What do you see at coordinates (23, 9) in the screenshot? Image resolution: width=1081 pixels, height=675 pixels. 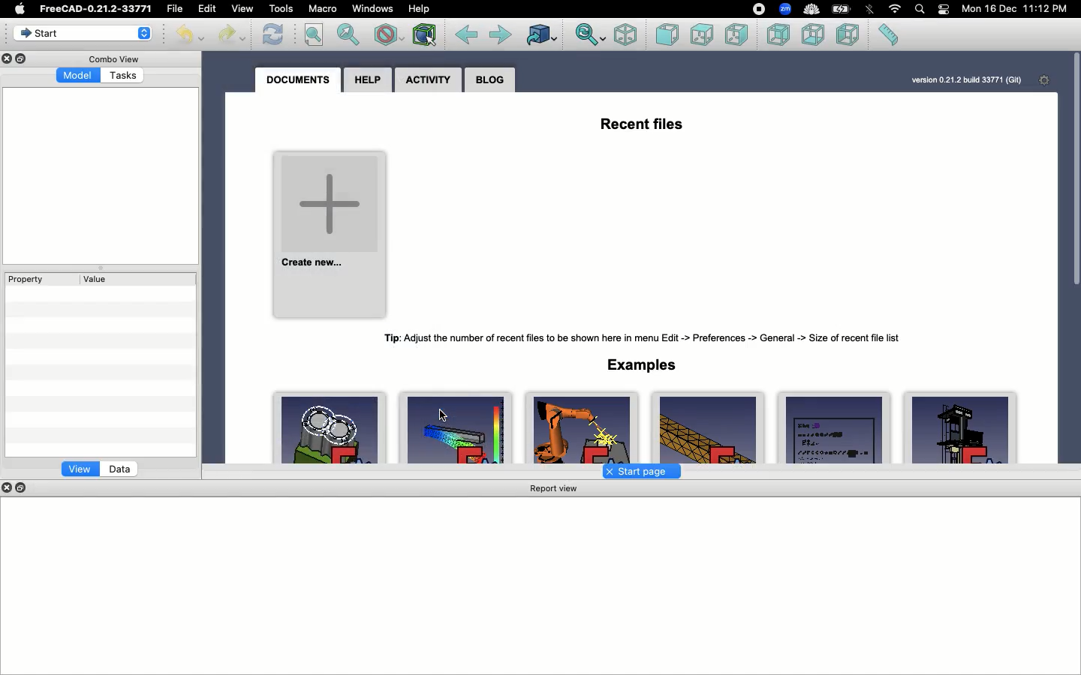 I see `Apple` at bounding box center [23, 9].